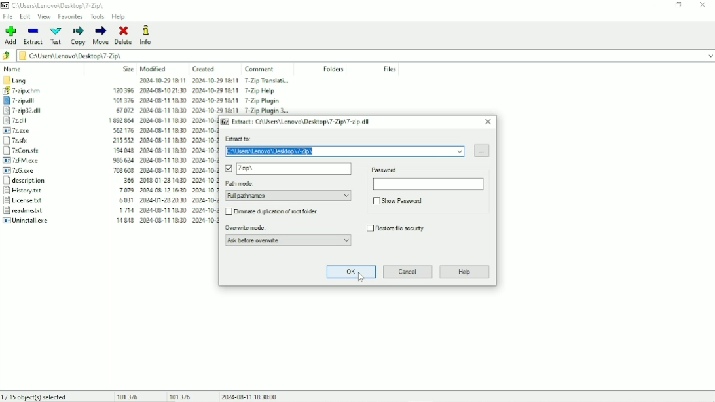  What do you see at coordinates (180, 396) in the screenshot?
I see `101 376` at bounding box center [180, 396].